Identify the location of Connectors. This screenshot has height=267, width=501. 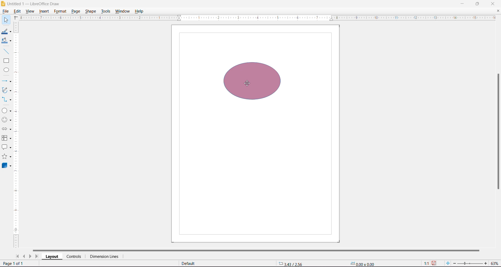
(7, 99).